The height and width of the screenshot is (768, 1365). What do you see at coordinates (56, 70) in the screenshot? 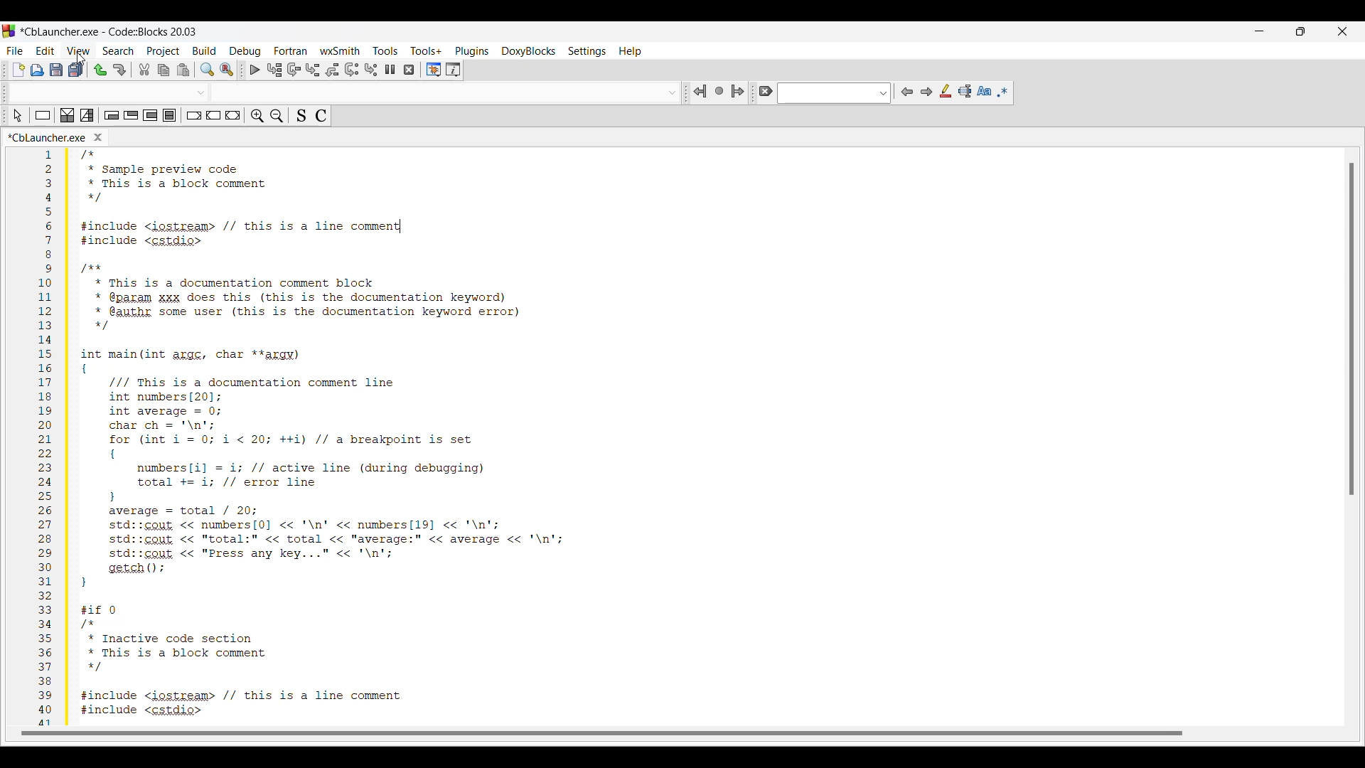
I see `Save` at bounding box center [56, 70].